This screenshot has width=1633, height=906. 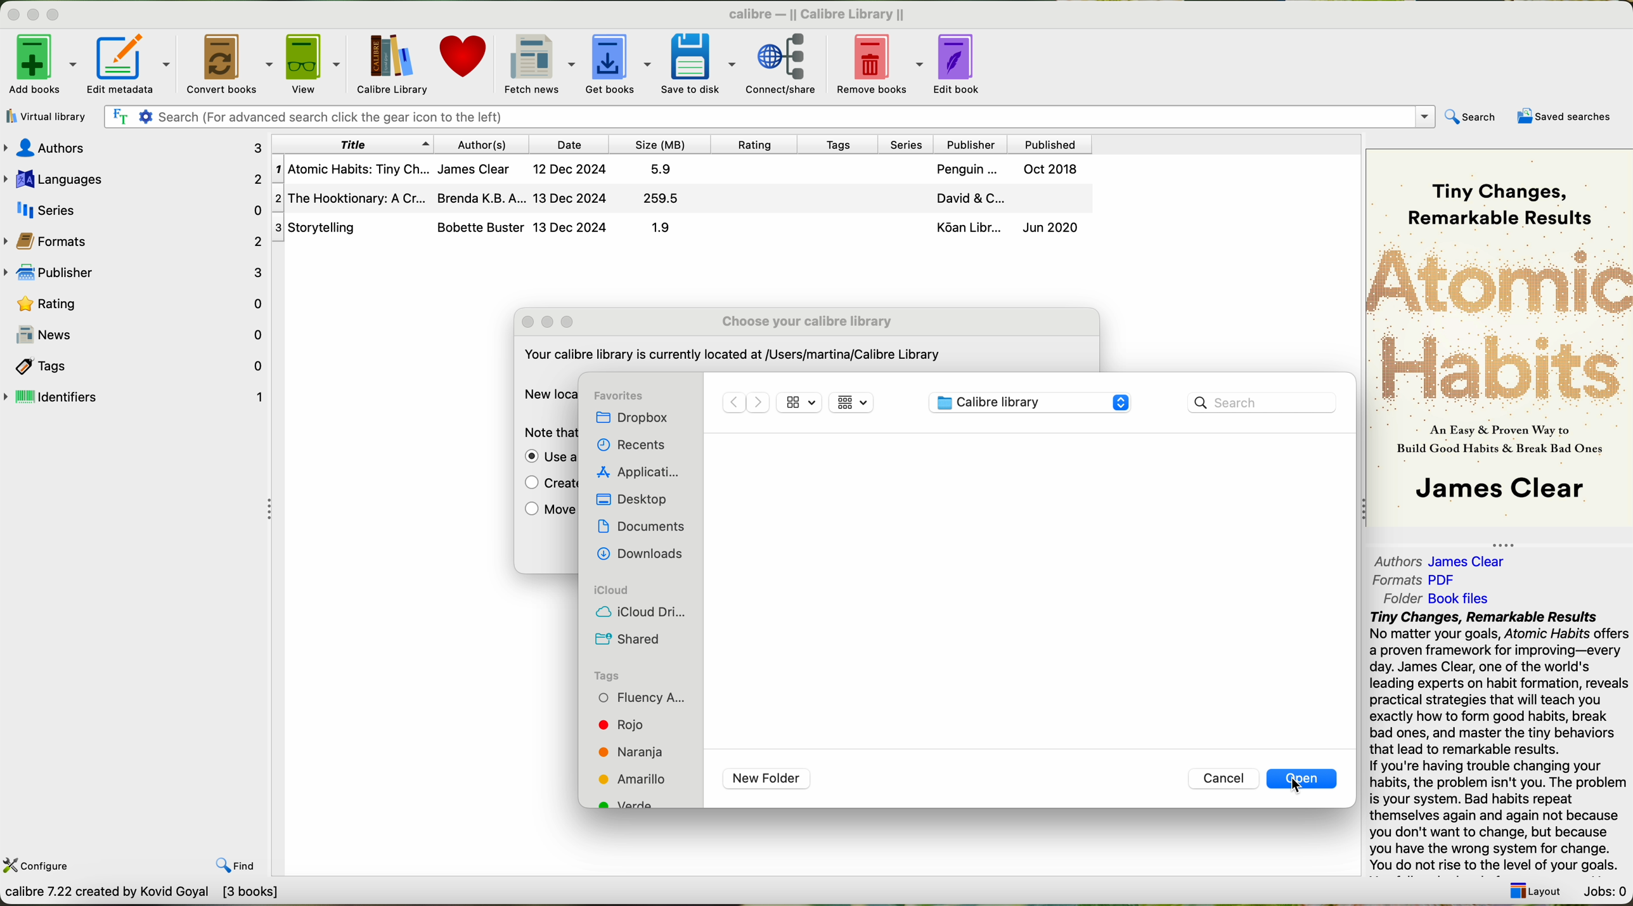 What do you see at coordinates (643, 502) in the screenshot?
I see `desktop` at bounding box center [643, 502].